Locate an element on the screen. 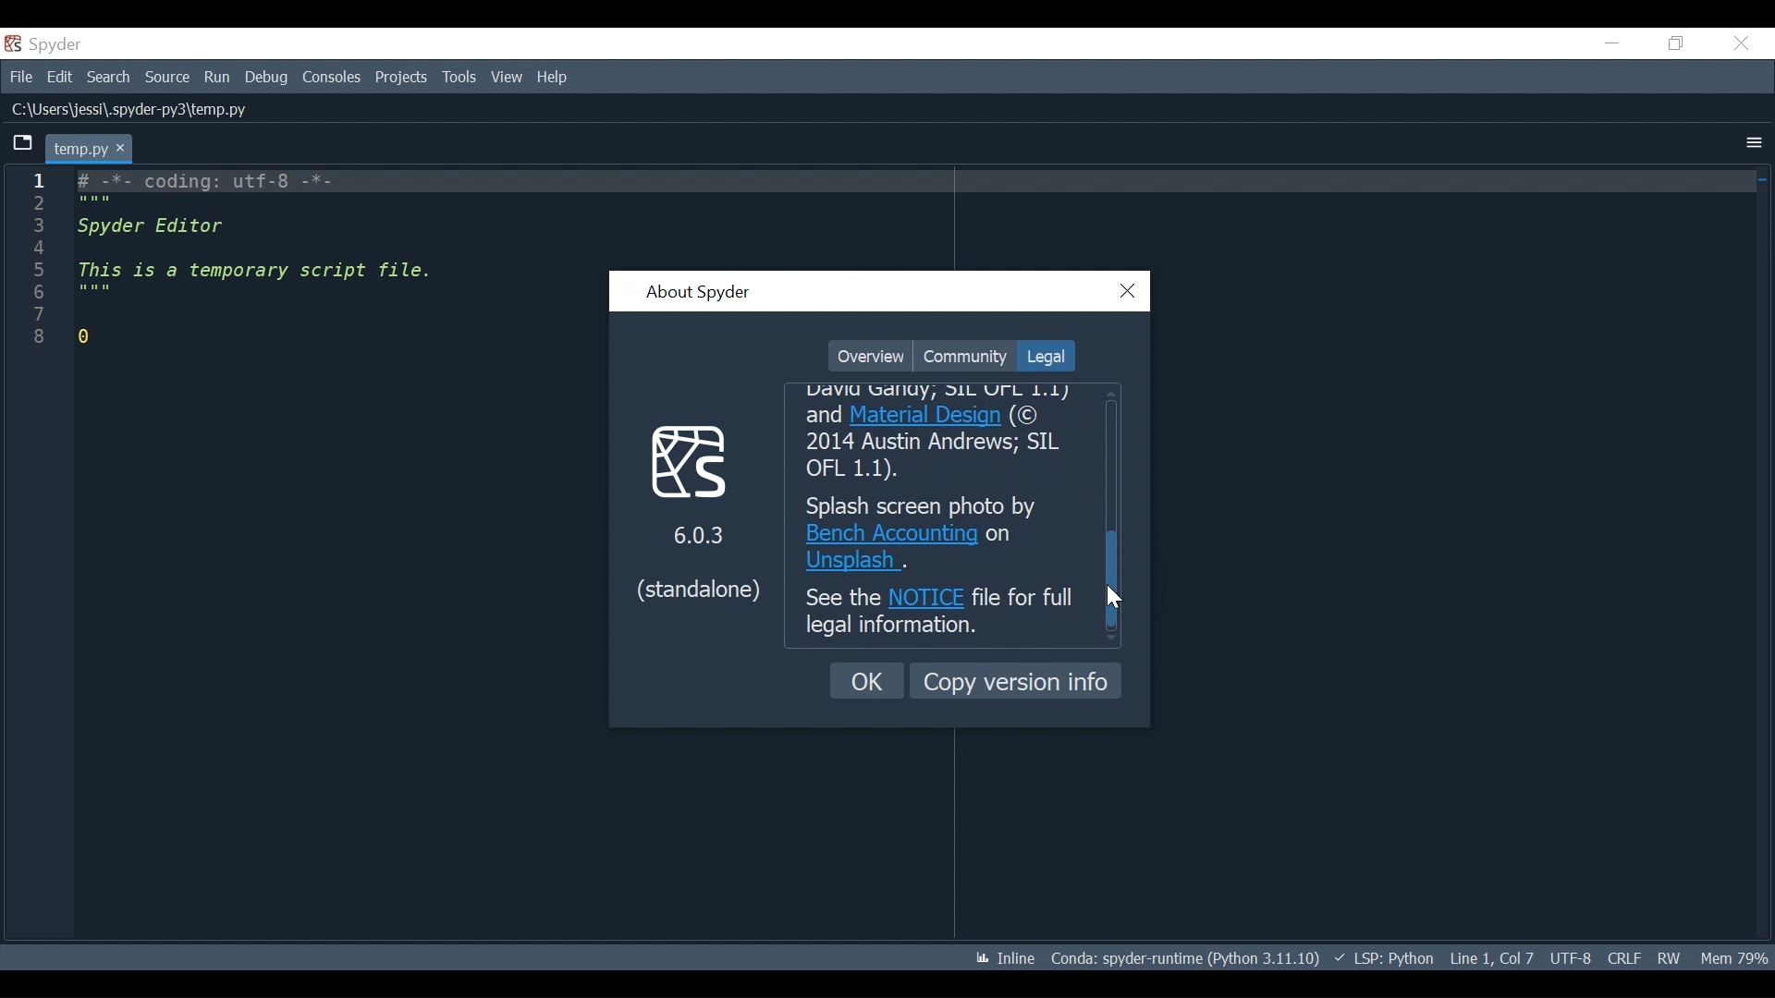 This screenshot has width=1775, height=998. CRLF is located at coordinates (1623, 957).